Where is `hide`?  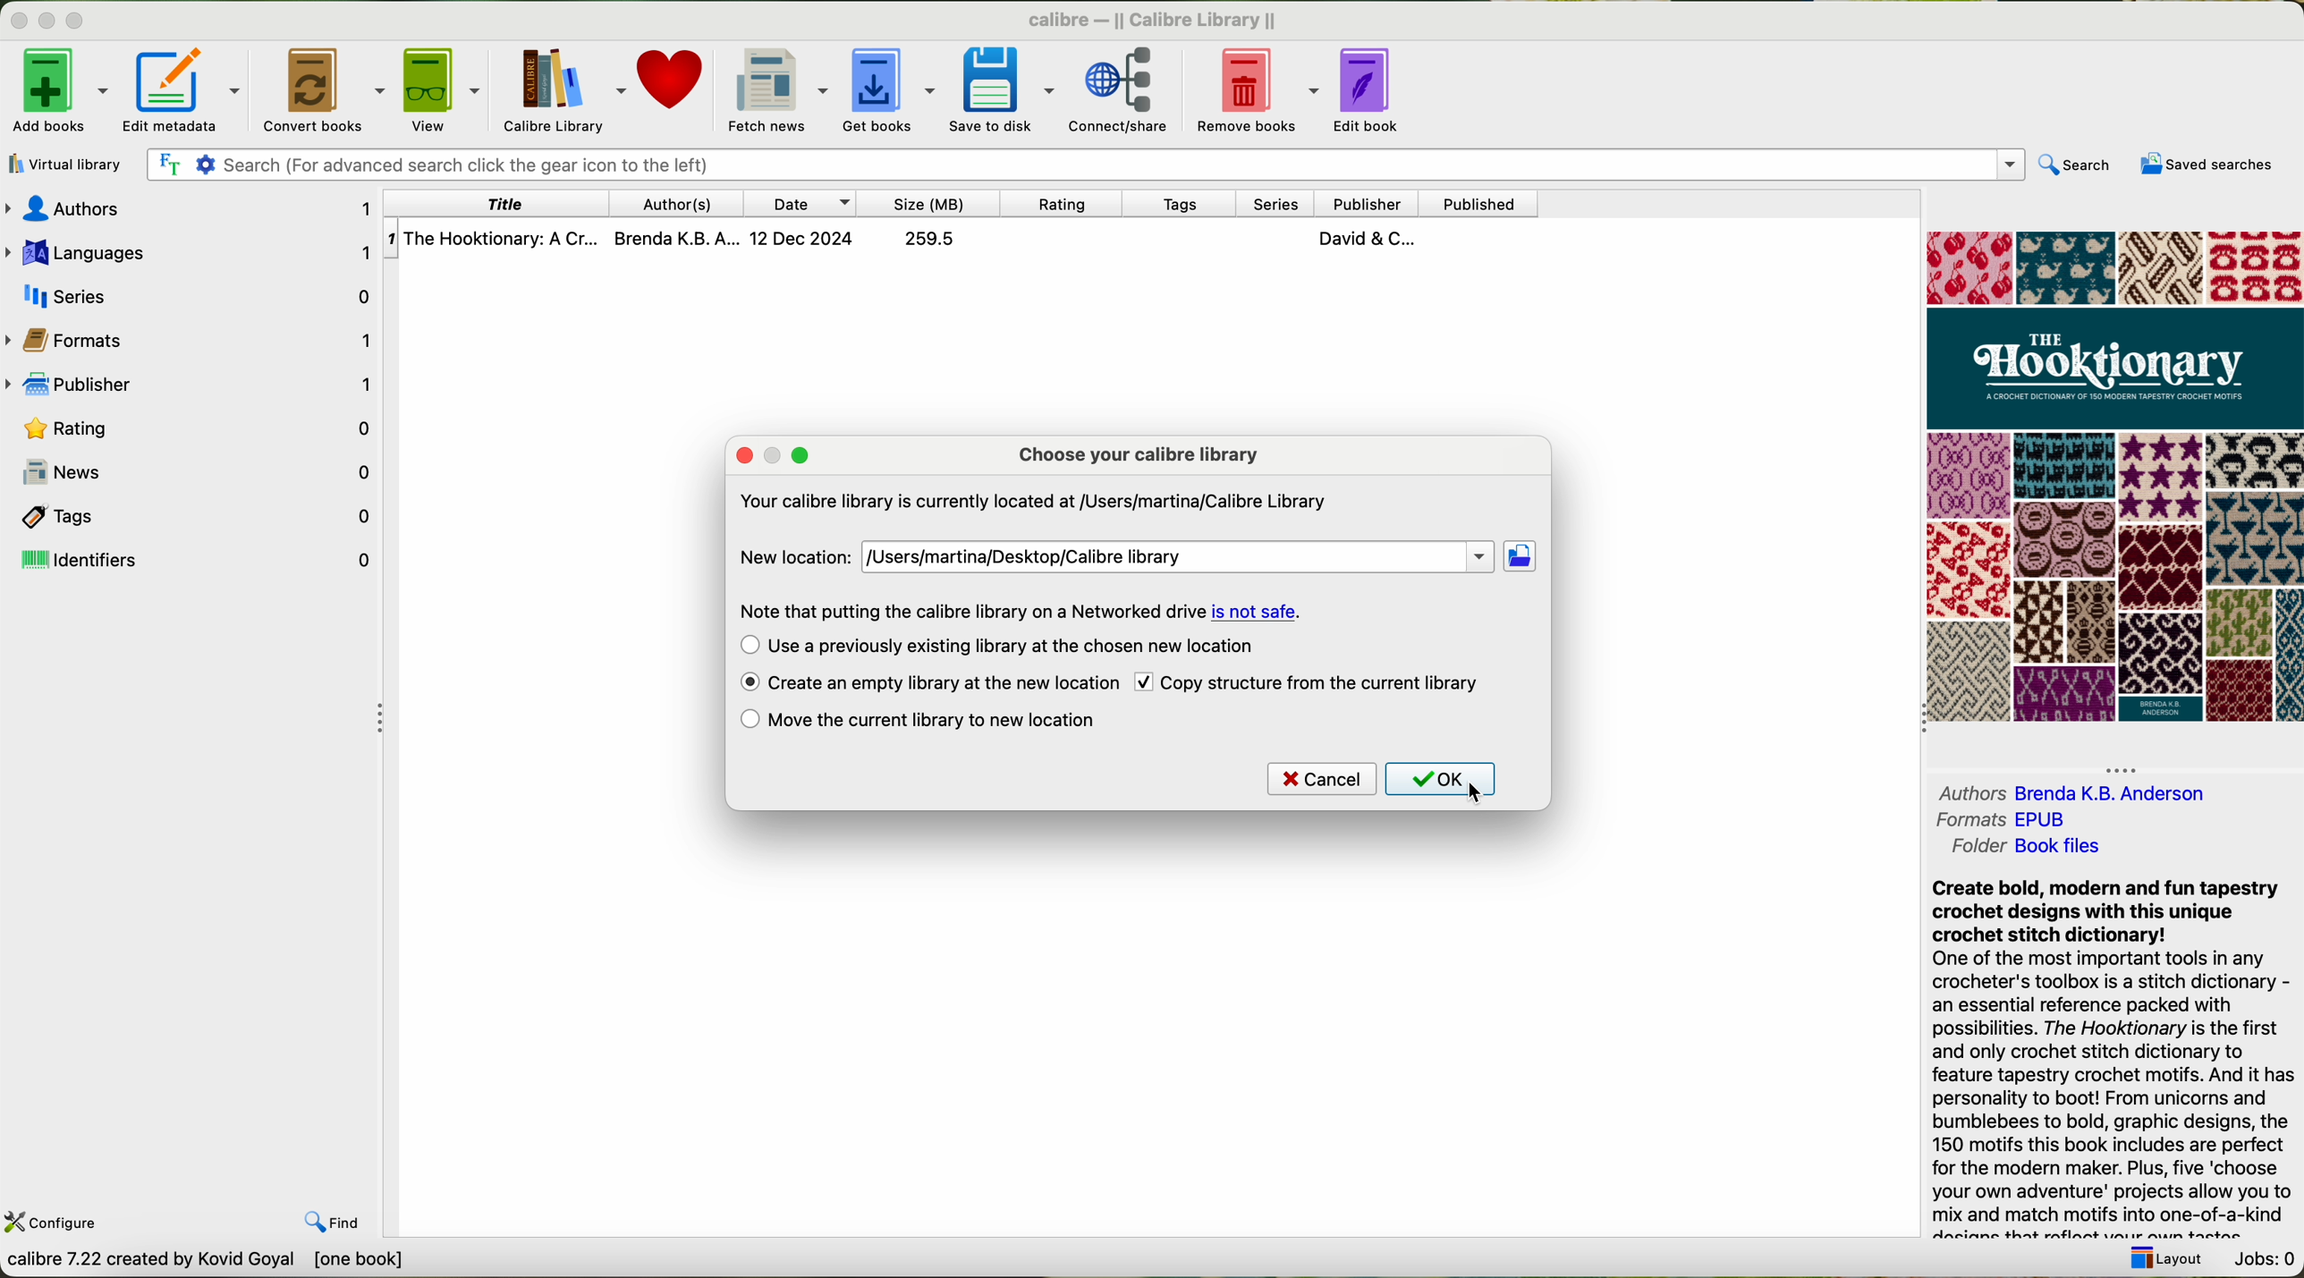 hide is located at coordinates (2122, 766).